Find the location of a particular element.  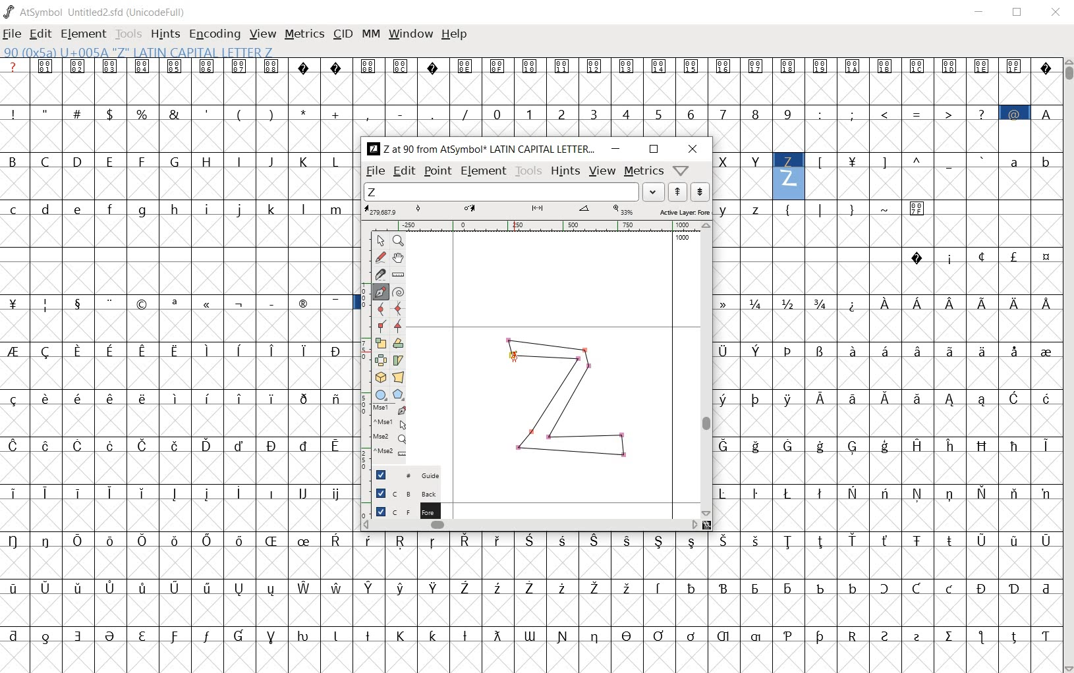

90(0x5a) U+005A "Z" LATIN CAPITAL LETTER Z is located at coordinates (138, 53).